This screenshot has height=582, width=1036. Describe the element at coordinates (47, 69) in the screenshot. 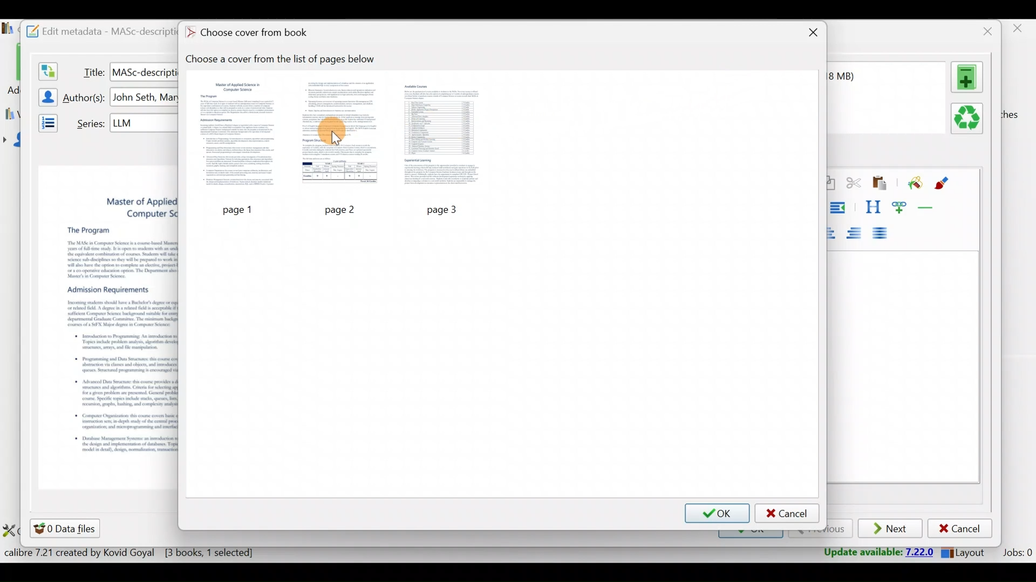

I see `Swap the author and title` at that location.